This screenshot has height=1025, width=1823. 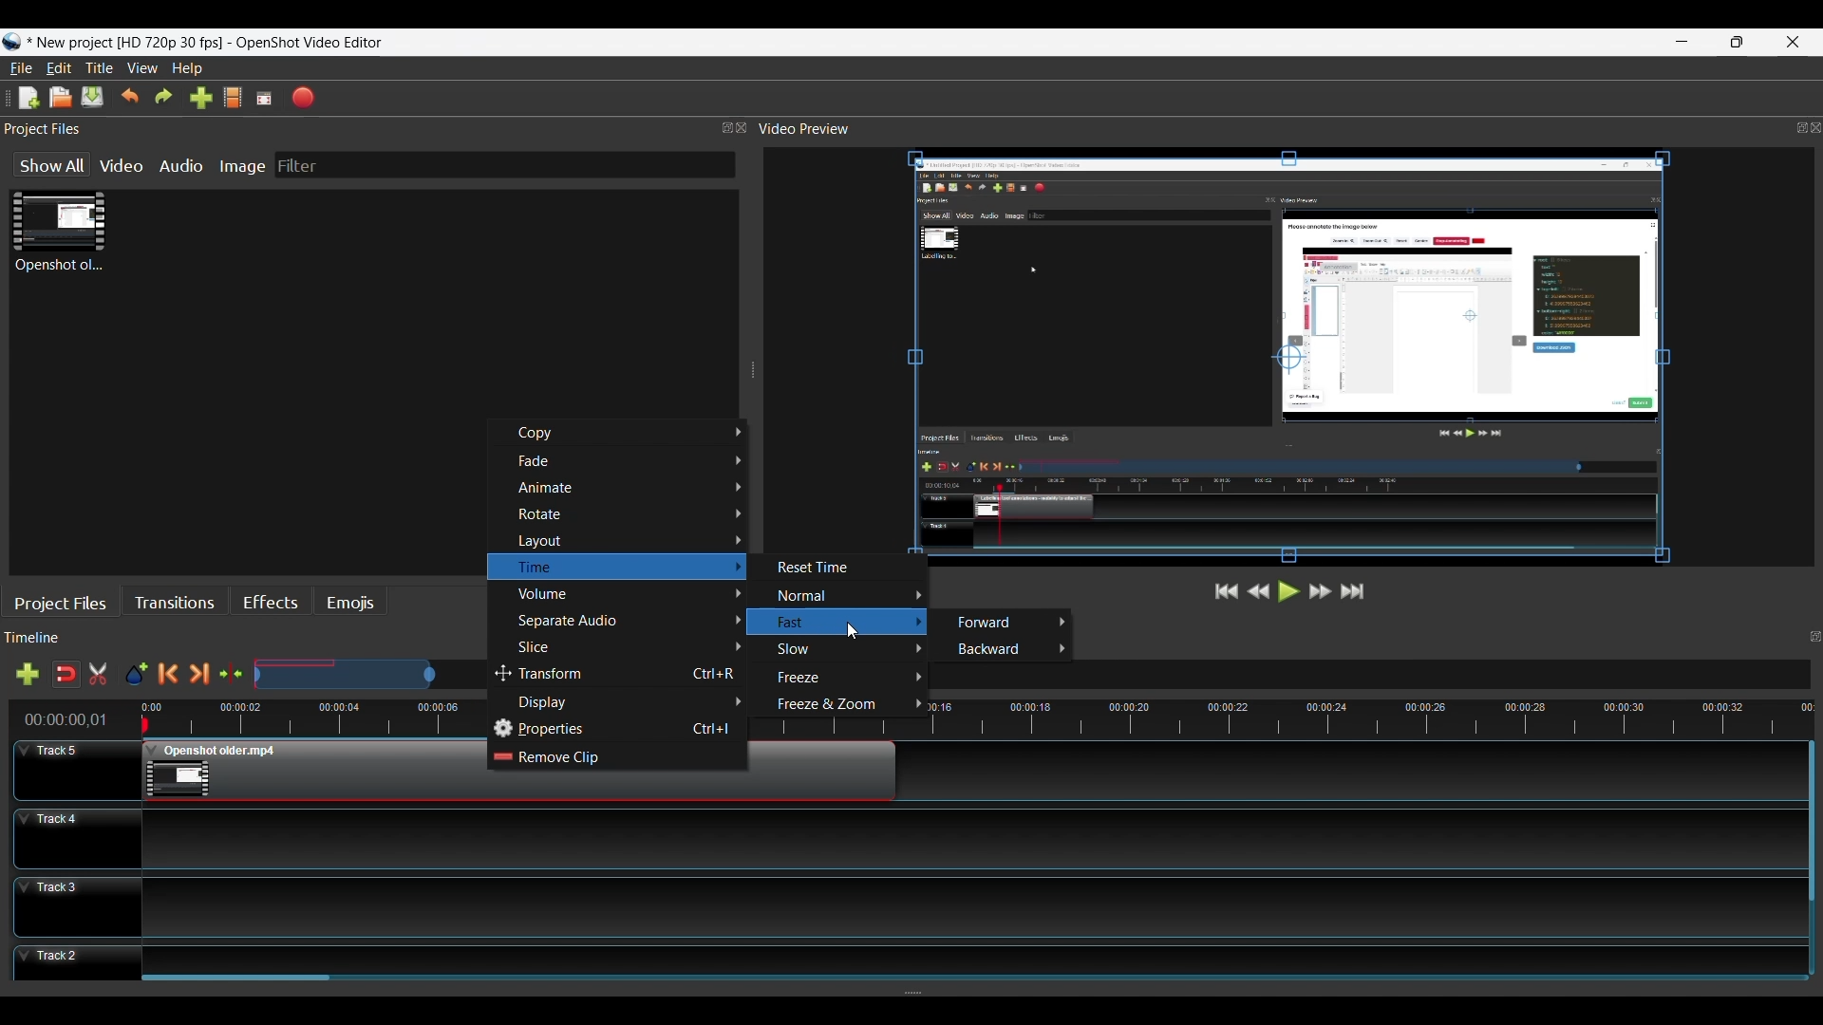 What do you see at coordinates (128, 44) in the screenshot?
I see `Project Name` at bounding box center [128, 44].